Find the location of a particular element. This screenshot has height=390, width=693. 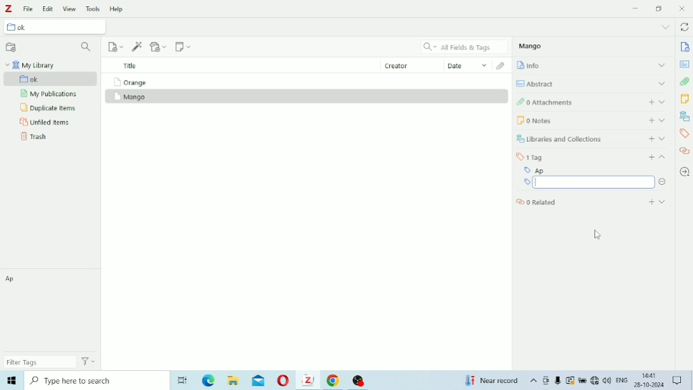

New Note is located at coordinates (183, 47).